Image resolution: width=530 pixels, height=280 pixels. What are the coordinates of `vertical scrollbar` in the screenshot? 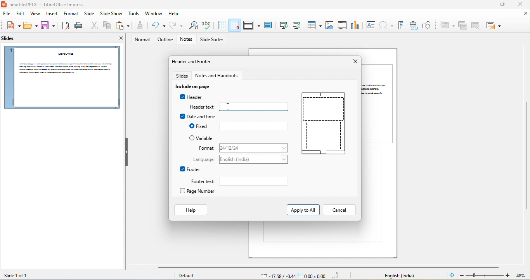 It's located at (527, 156).